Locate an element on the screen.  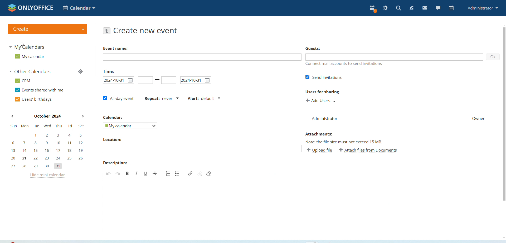
underline is located at coordinates (145, 174).